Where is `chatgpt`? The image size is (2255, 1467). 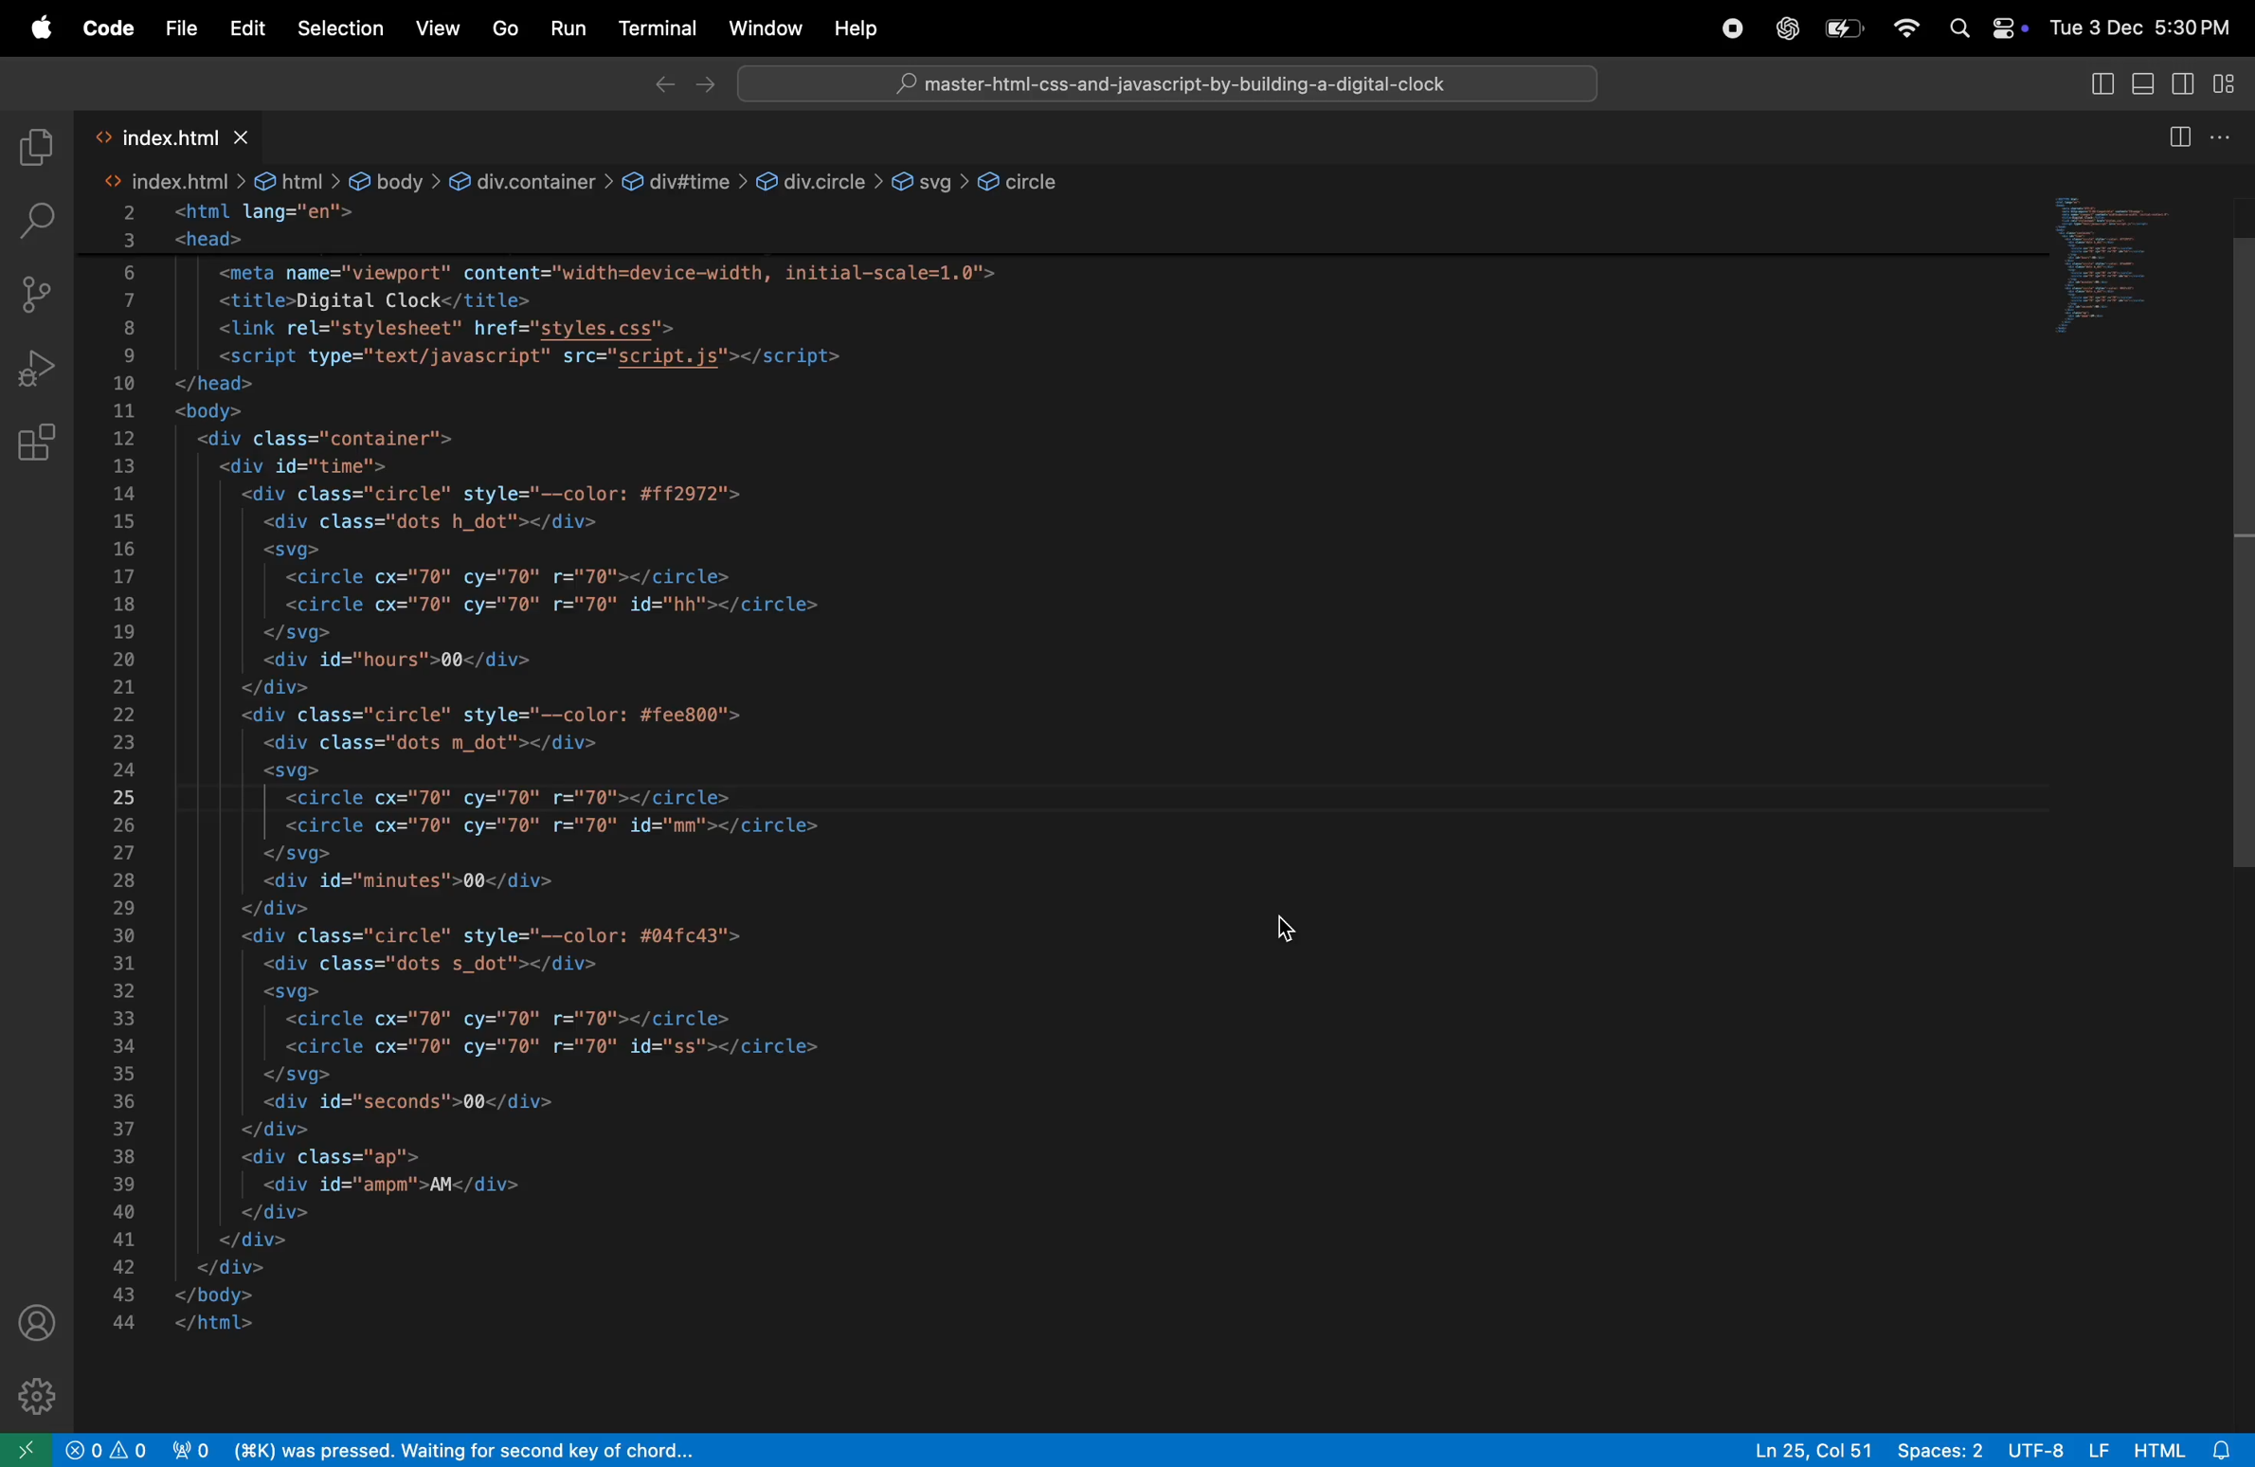
chatgpt is located at coordinates (1786, 27).